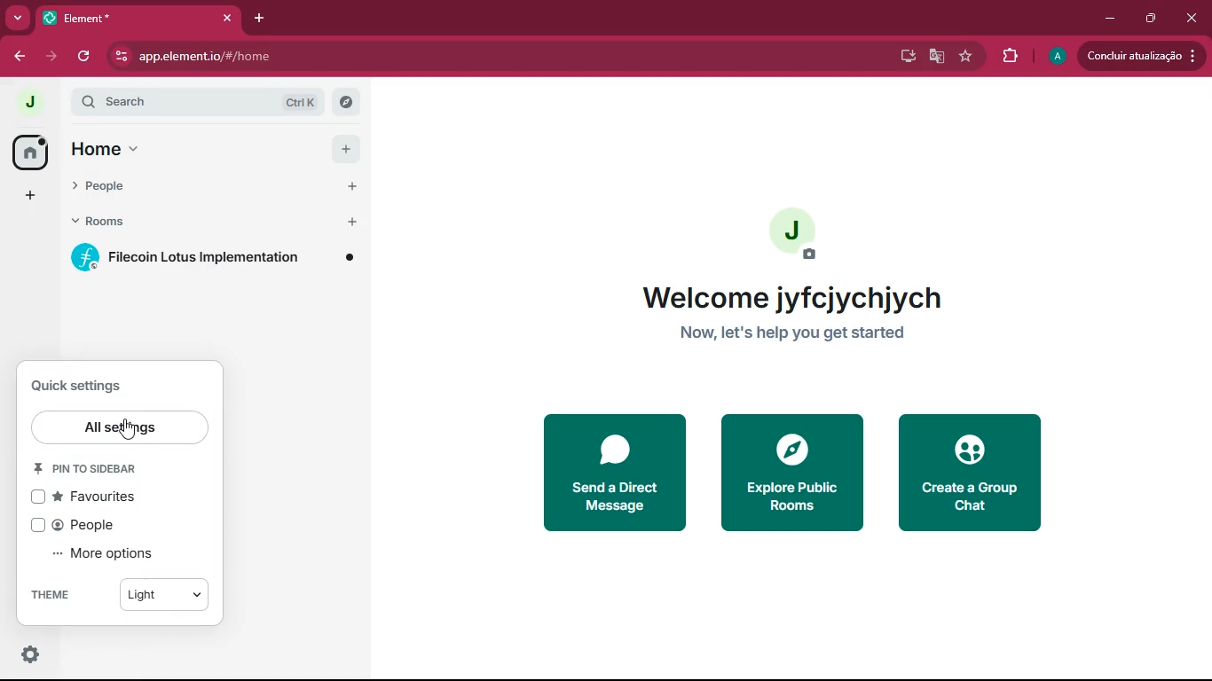 This screenshot has width=1212, height=681. I want to click on filecoin lotus implementation, so click(215, 258).